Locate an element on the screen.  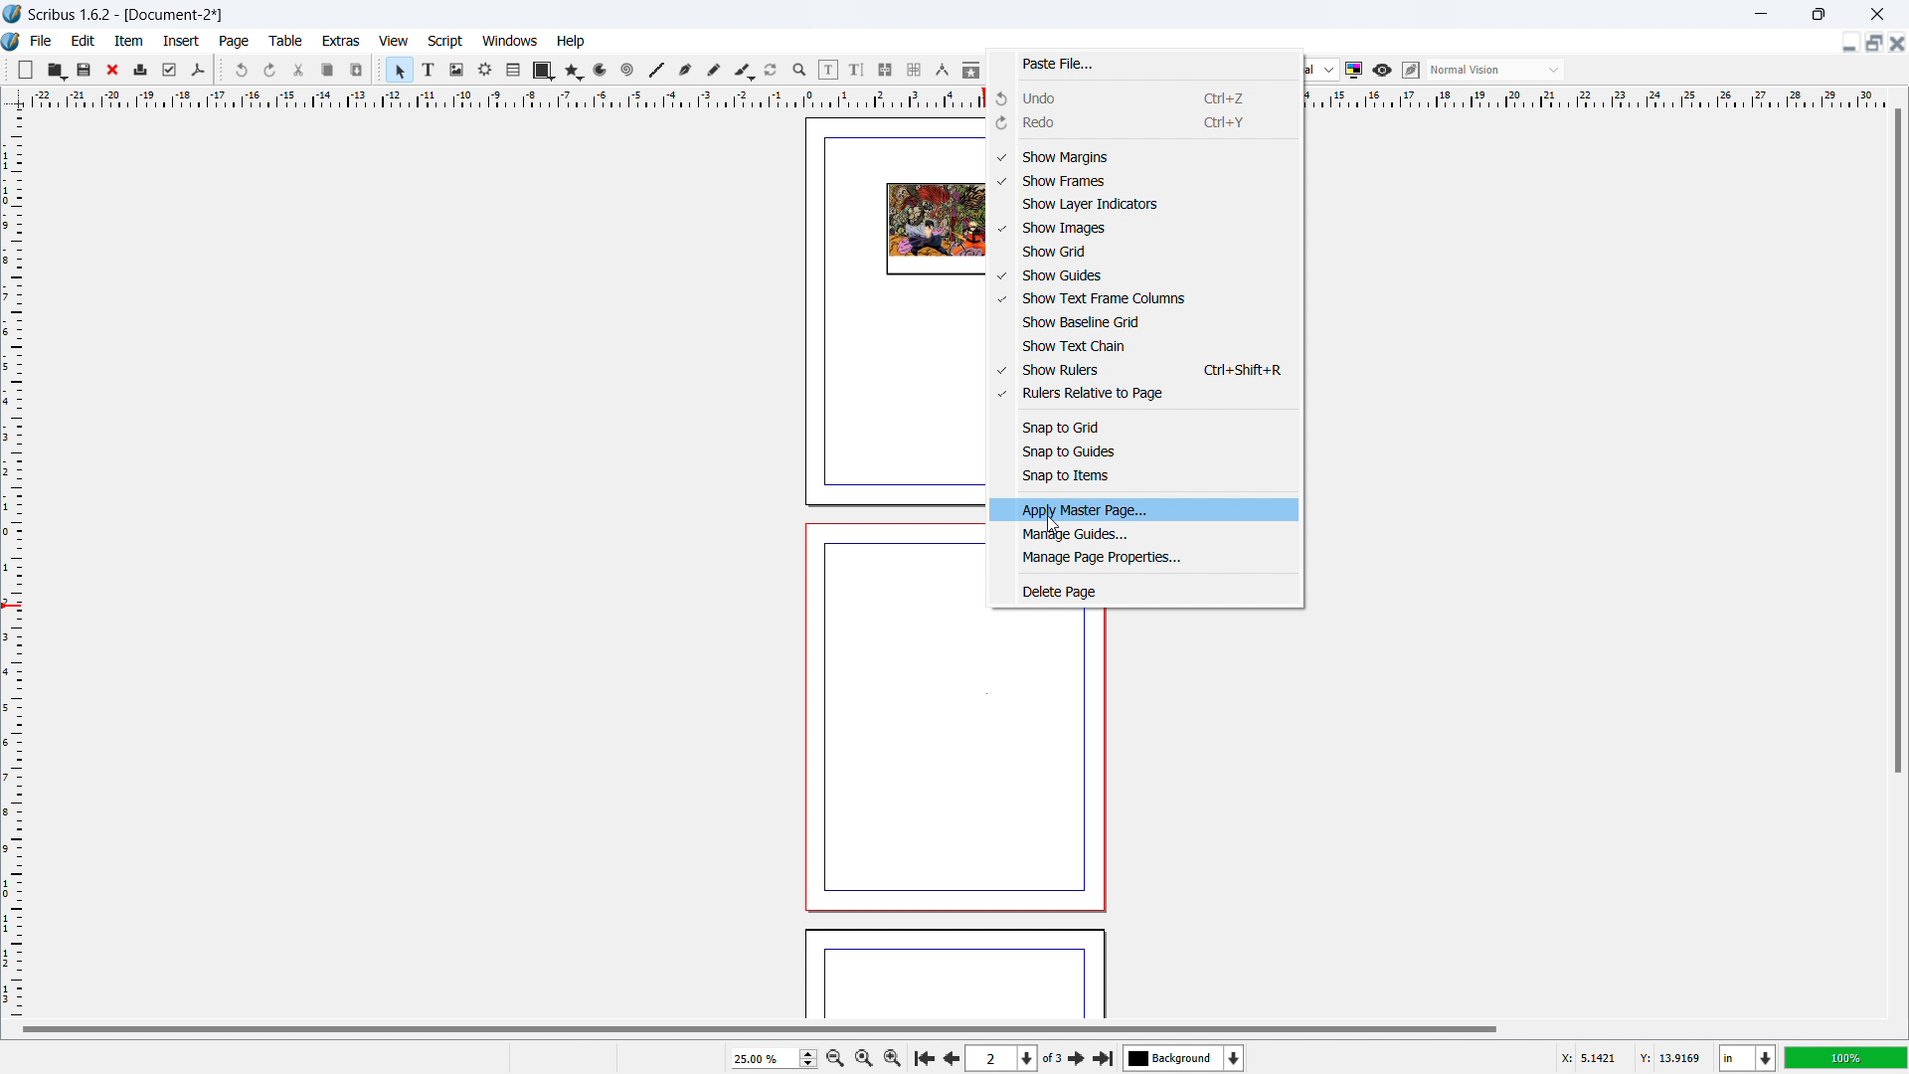
next page is located at coordinates (949, 1056).